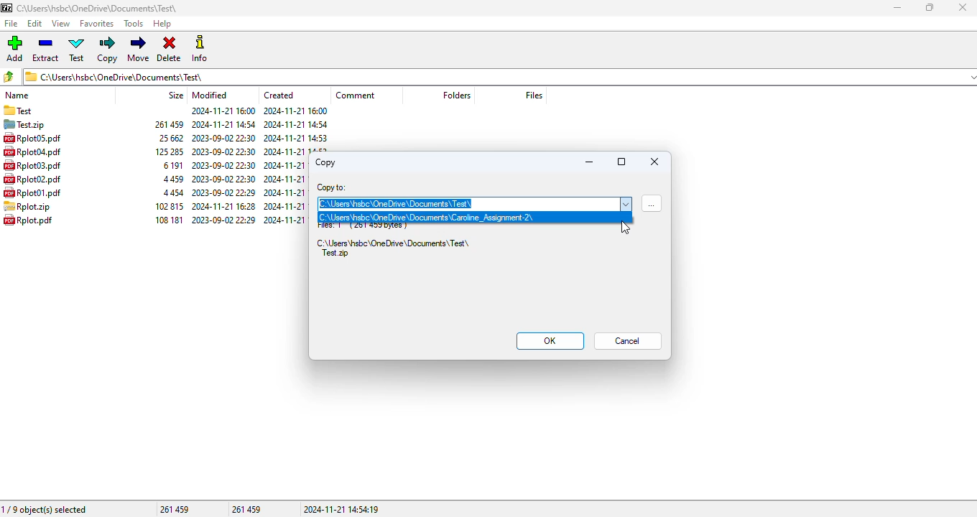  I want to click on cursor, so click(626, 227).